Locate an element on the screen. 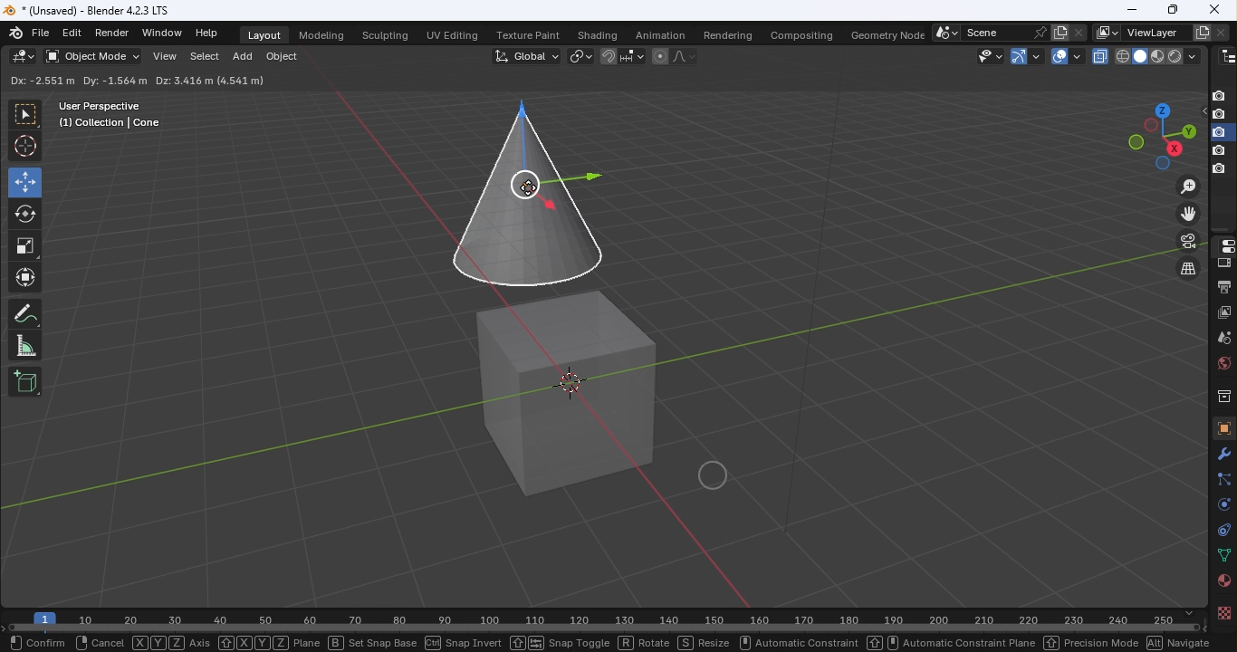 The width and height of the screenshot is (1237, 652). Switch the current view from perspective/orthographic projection is located at coordinates (1185, 270).